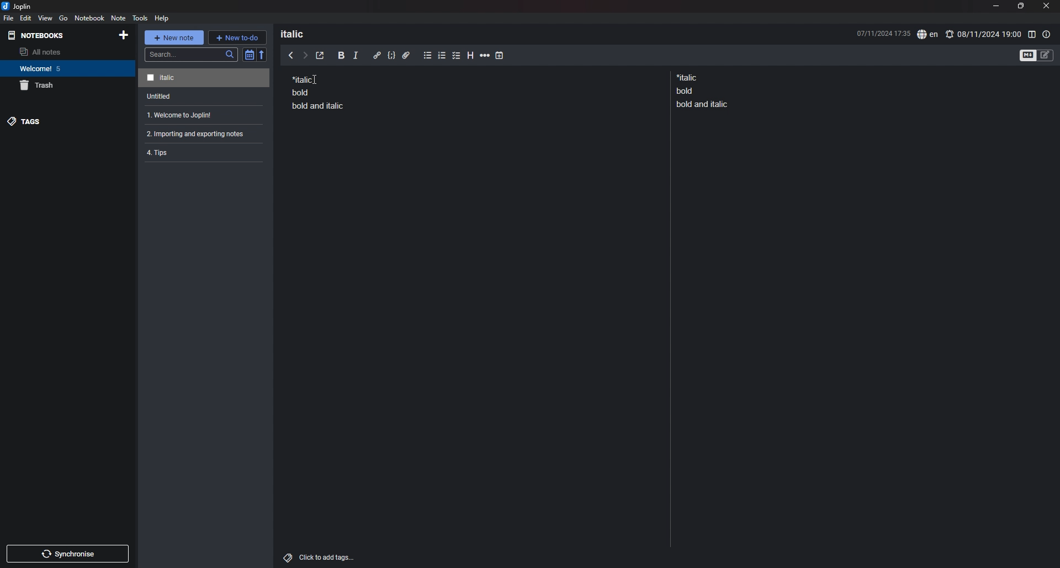  Describe the element at coordinates (983, 34) in the screenshot. I see `set alarm` at that location.